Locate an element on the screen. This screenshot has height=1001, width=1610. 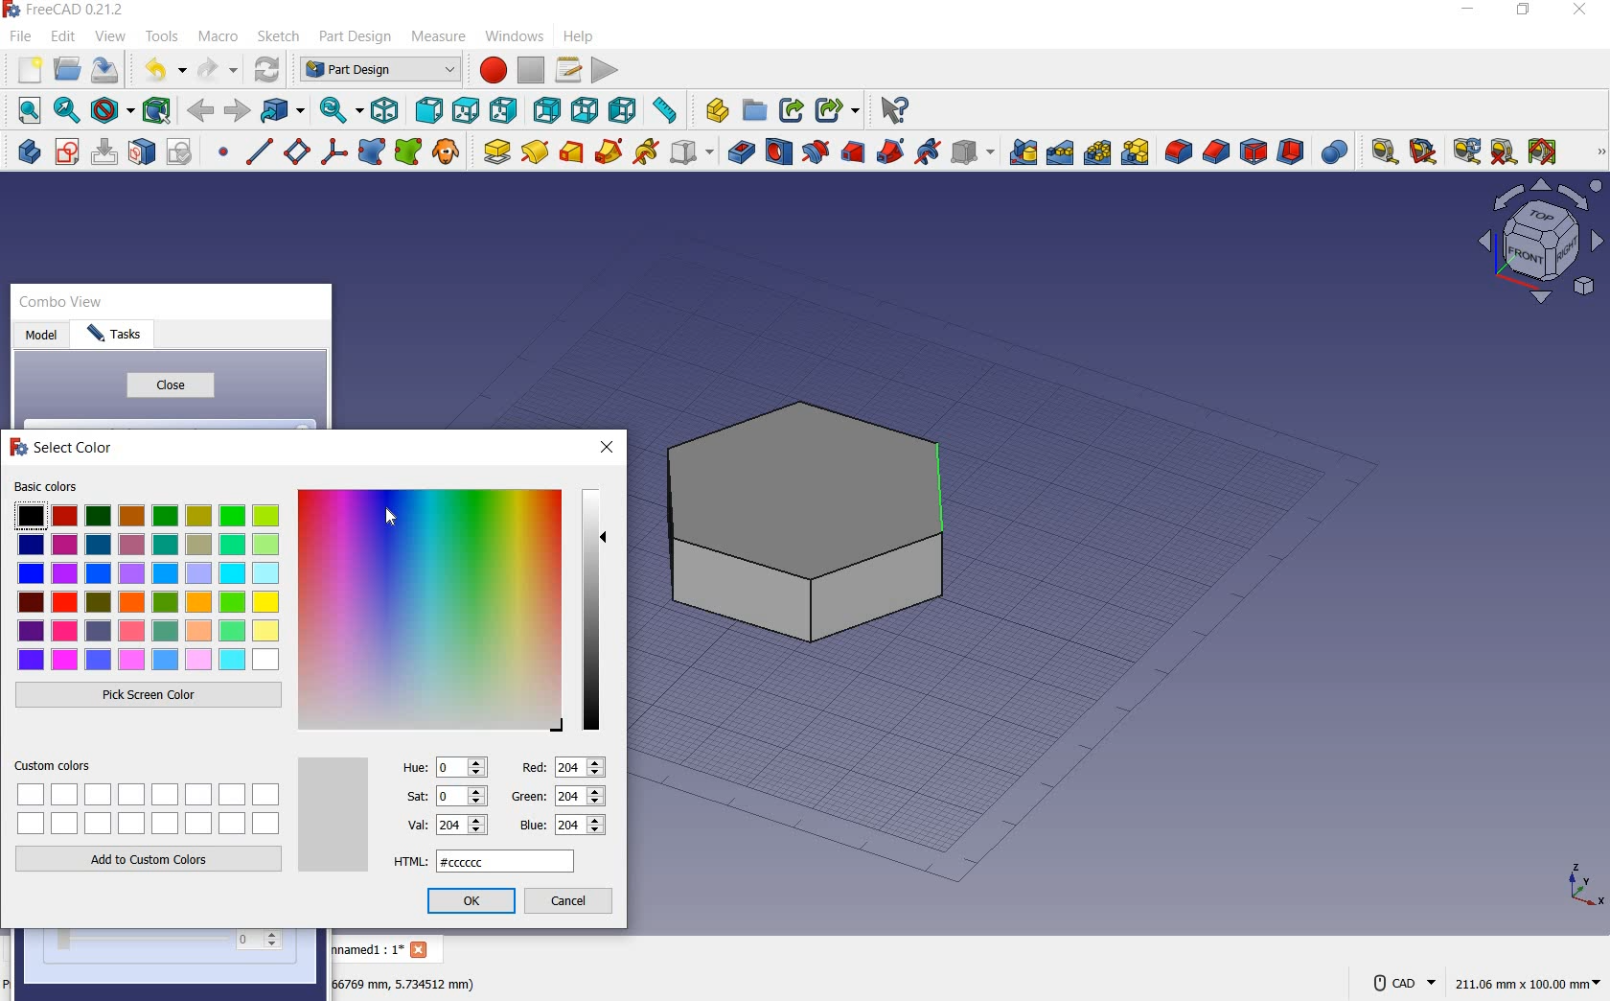
additive pipe is located at coordinates (609, 151).